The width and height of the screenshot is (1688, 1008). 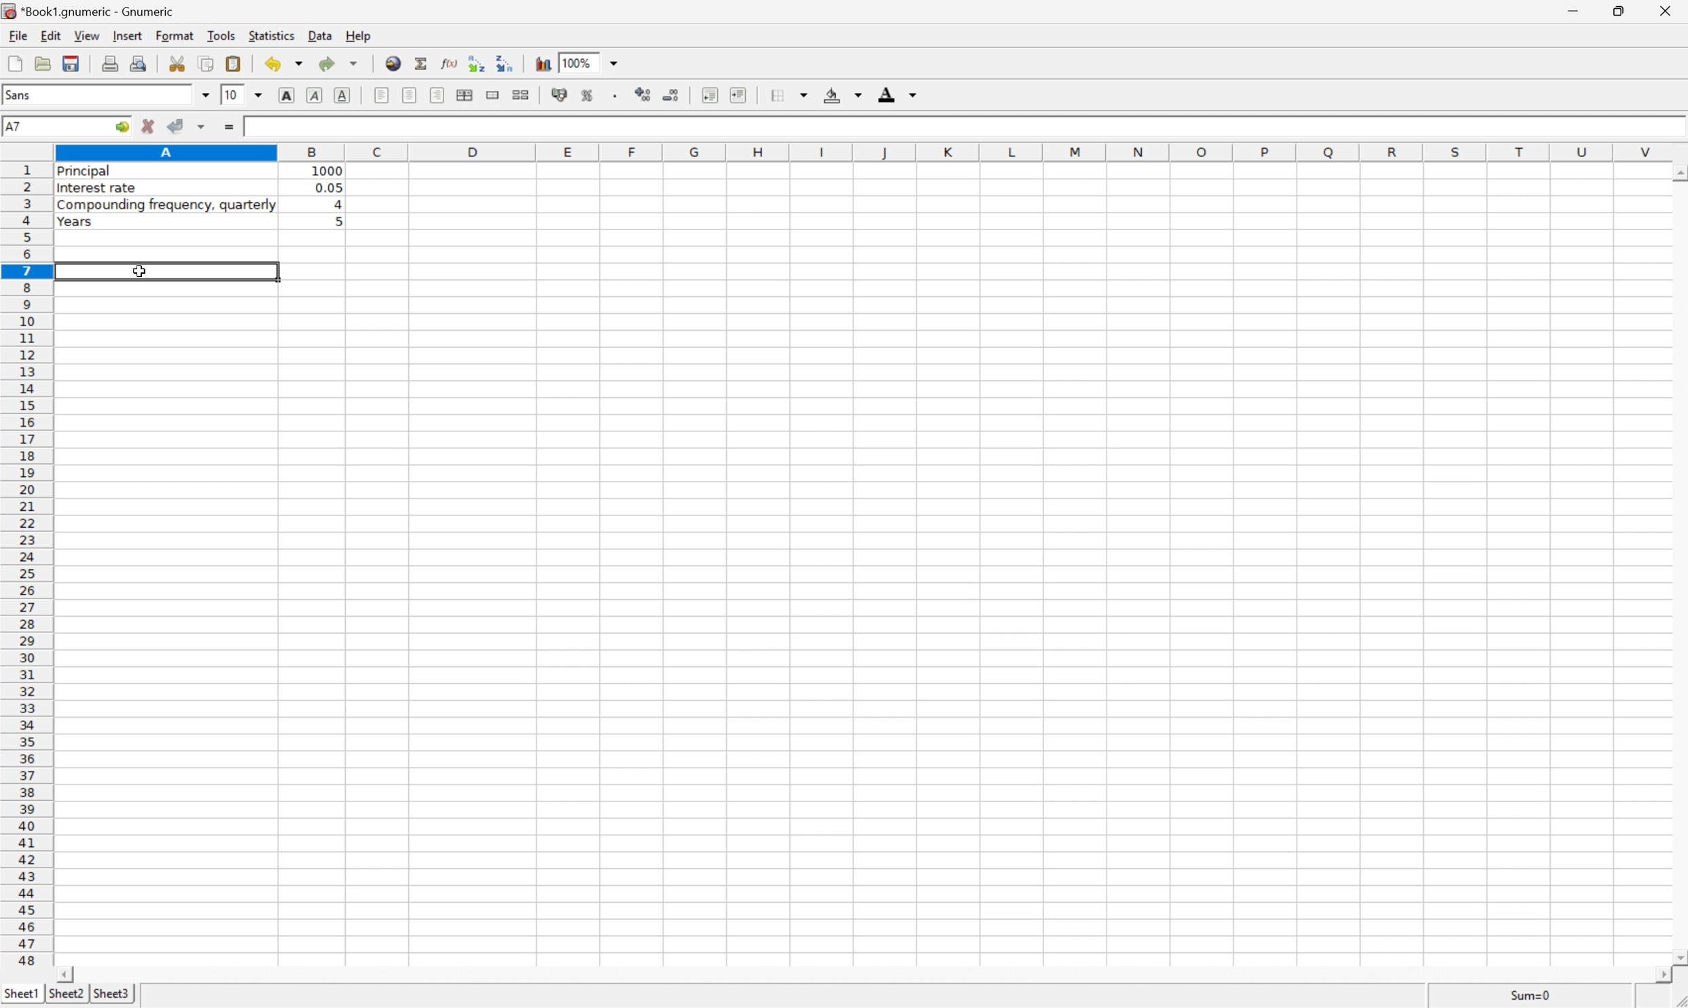 I want to click on split merged range of cells, so click(x=521, y=94).